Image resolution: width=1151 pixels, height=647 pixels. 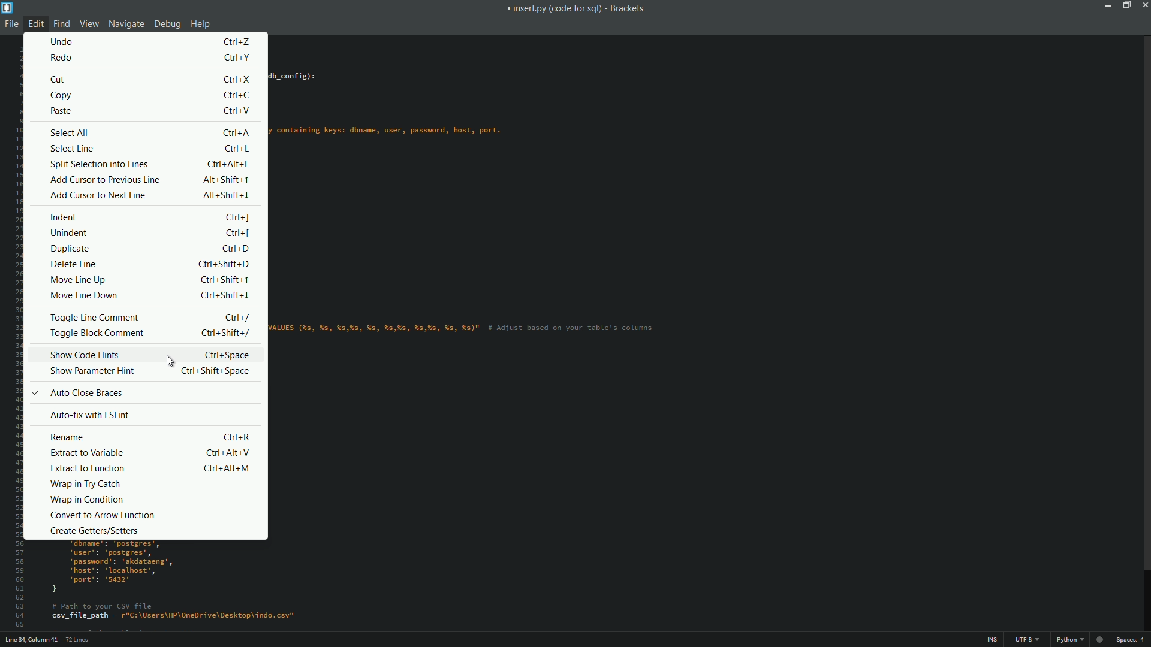 What do you see at coordinates (215, 371) in the screenshot?
I see `keyboard shortcut` at bounding box center [215, 371].